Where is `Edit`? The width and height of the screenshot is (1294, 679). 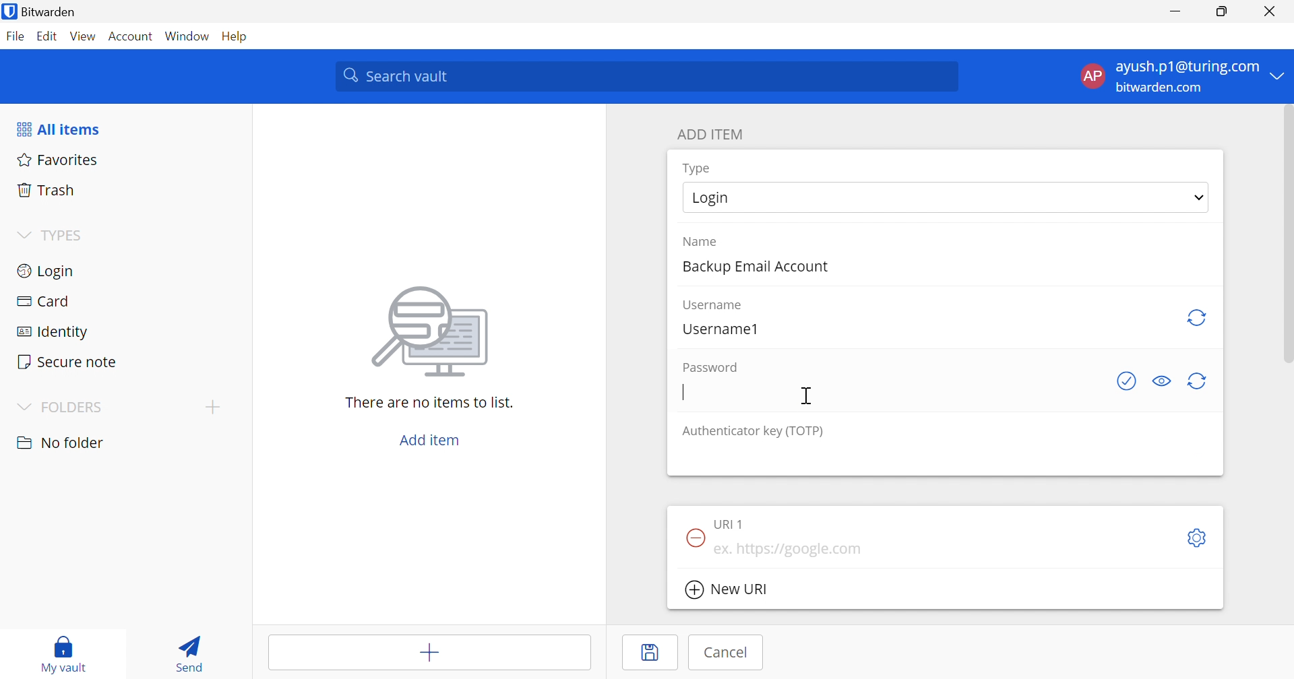
Edit is located at coordinates (47, 36).